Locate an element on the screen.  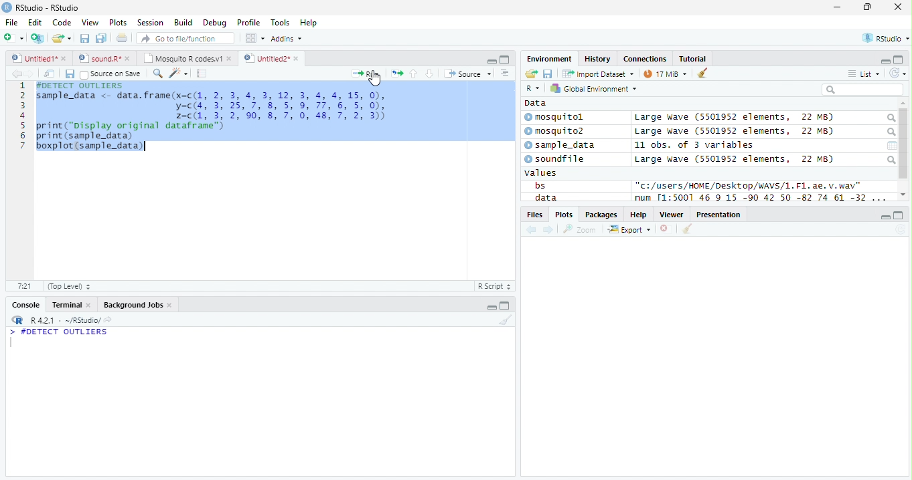
R Script is located at coordinates (495, 285).